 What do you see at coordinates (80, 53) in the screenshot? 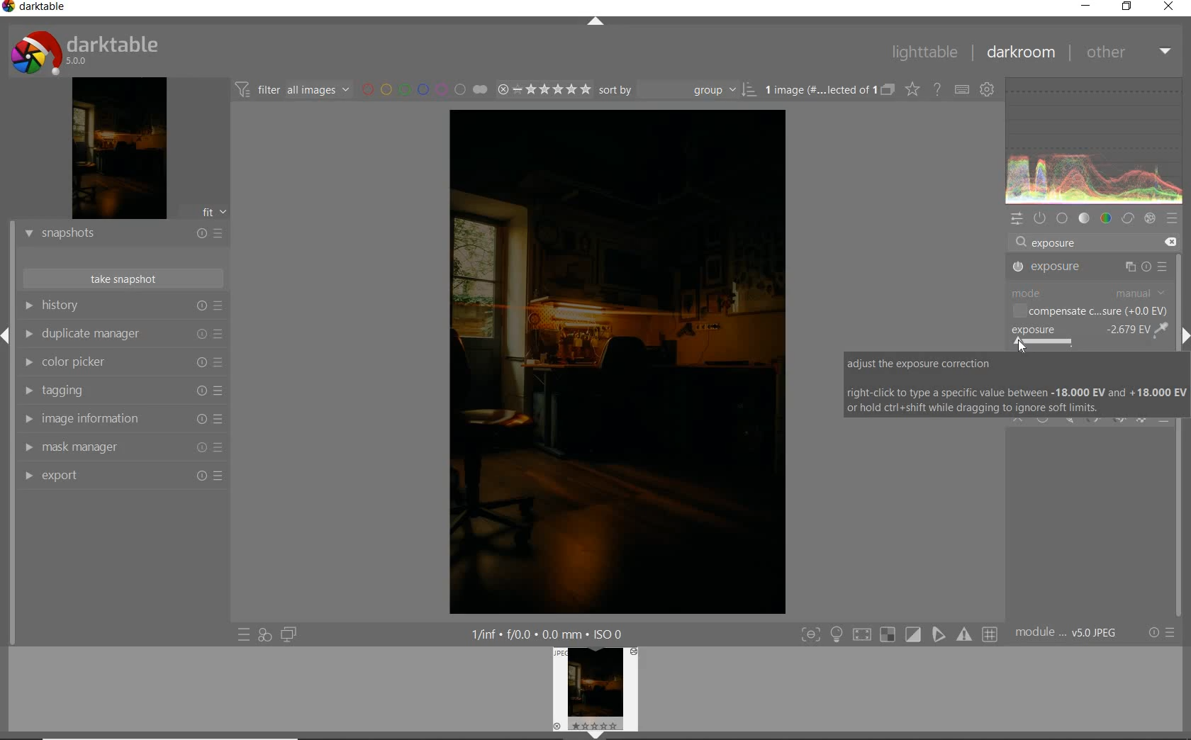
I see `system logo` at bounding box center [80, 53].